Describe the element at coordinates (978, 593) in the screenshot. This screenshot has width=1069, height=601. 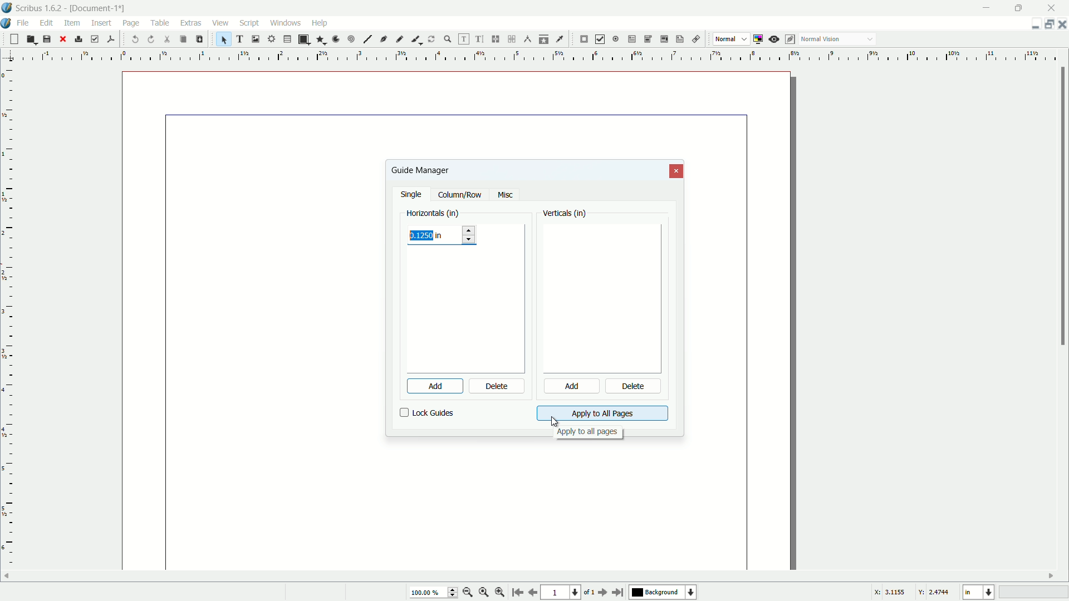
I see `select current unit` at that location.